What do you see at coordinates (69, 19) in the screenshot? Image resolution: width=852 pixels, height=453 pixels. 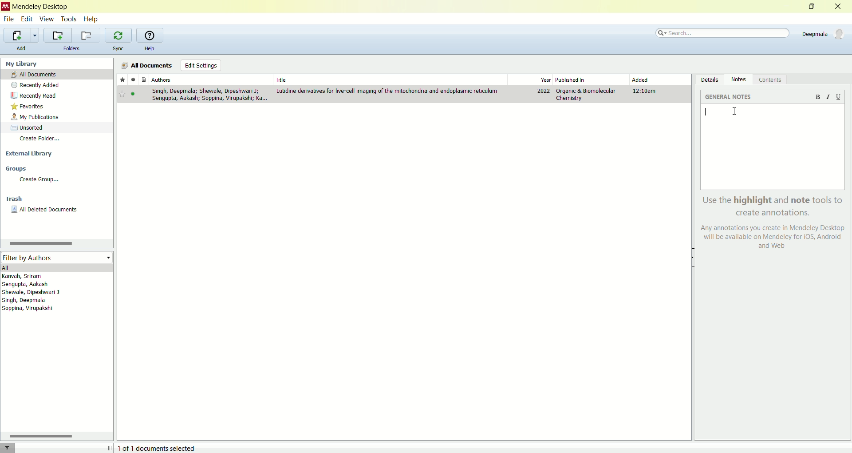 I see `tools` at bounding box center [69, 19].